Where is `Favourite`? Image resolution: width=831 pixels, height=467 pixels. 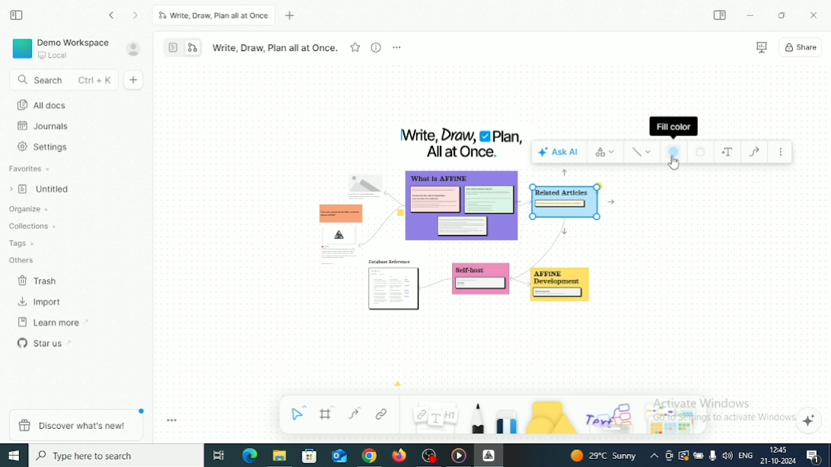 Favourite is located at coordinates (355, 46).